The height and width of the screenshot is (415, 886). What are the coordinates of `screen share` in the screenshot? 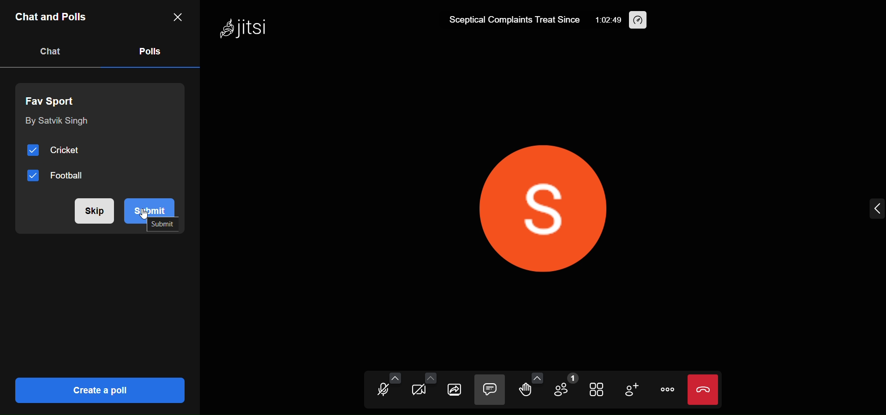 It's located at (455, 391).